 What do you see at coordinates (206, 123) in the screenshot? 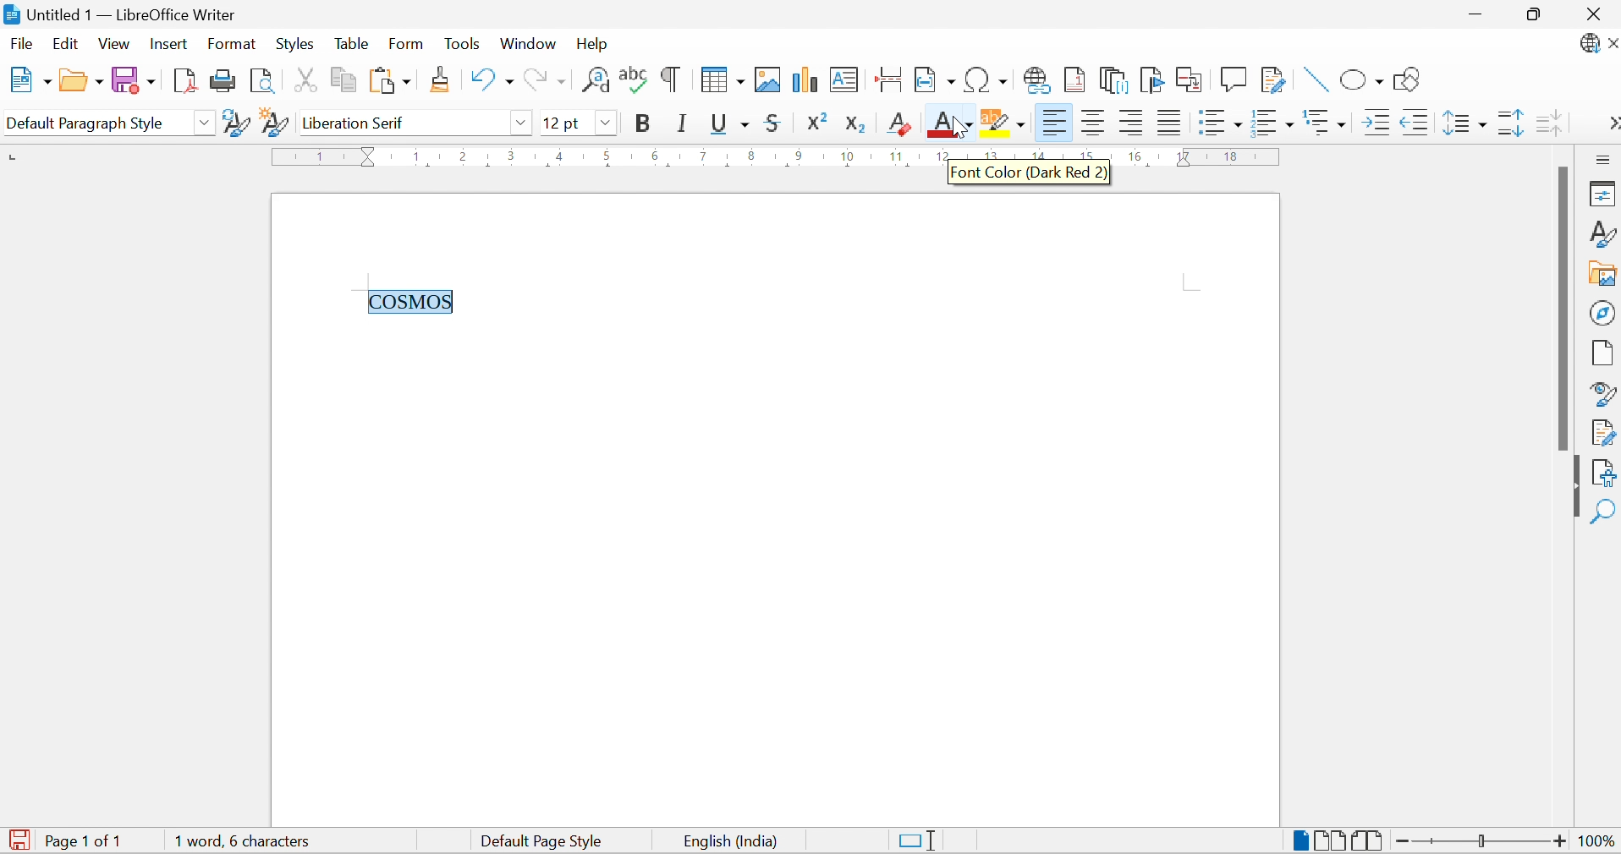
I see `Drop Down` at bounding box center [206, 123].